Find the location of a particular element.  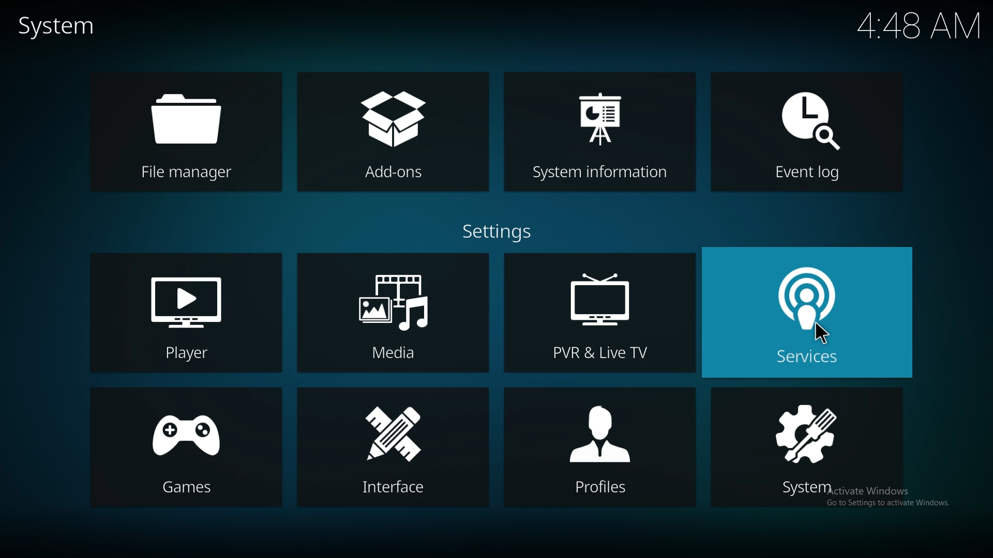

file manager is located at coordinates (191, 132).